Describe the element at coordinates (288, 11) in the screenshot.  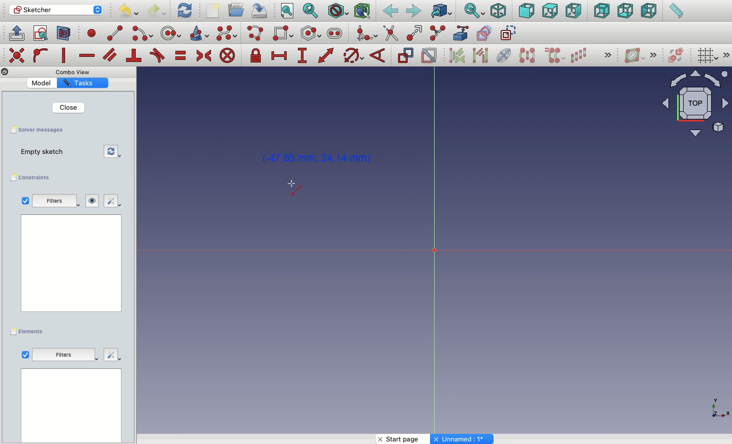
I see `Fit all` at that location.